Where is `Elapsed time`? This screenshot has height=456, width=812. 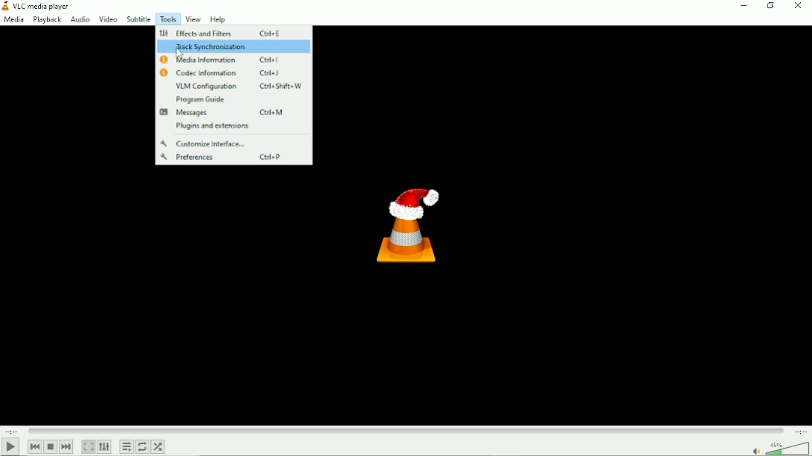 Elapsed time is located at coordinates (13, 431).